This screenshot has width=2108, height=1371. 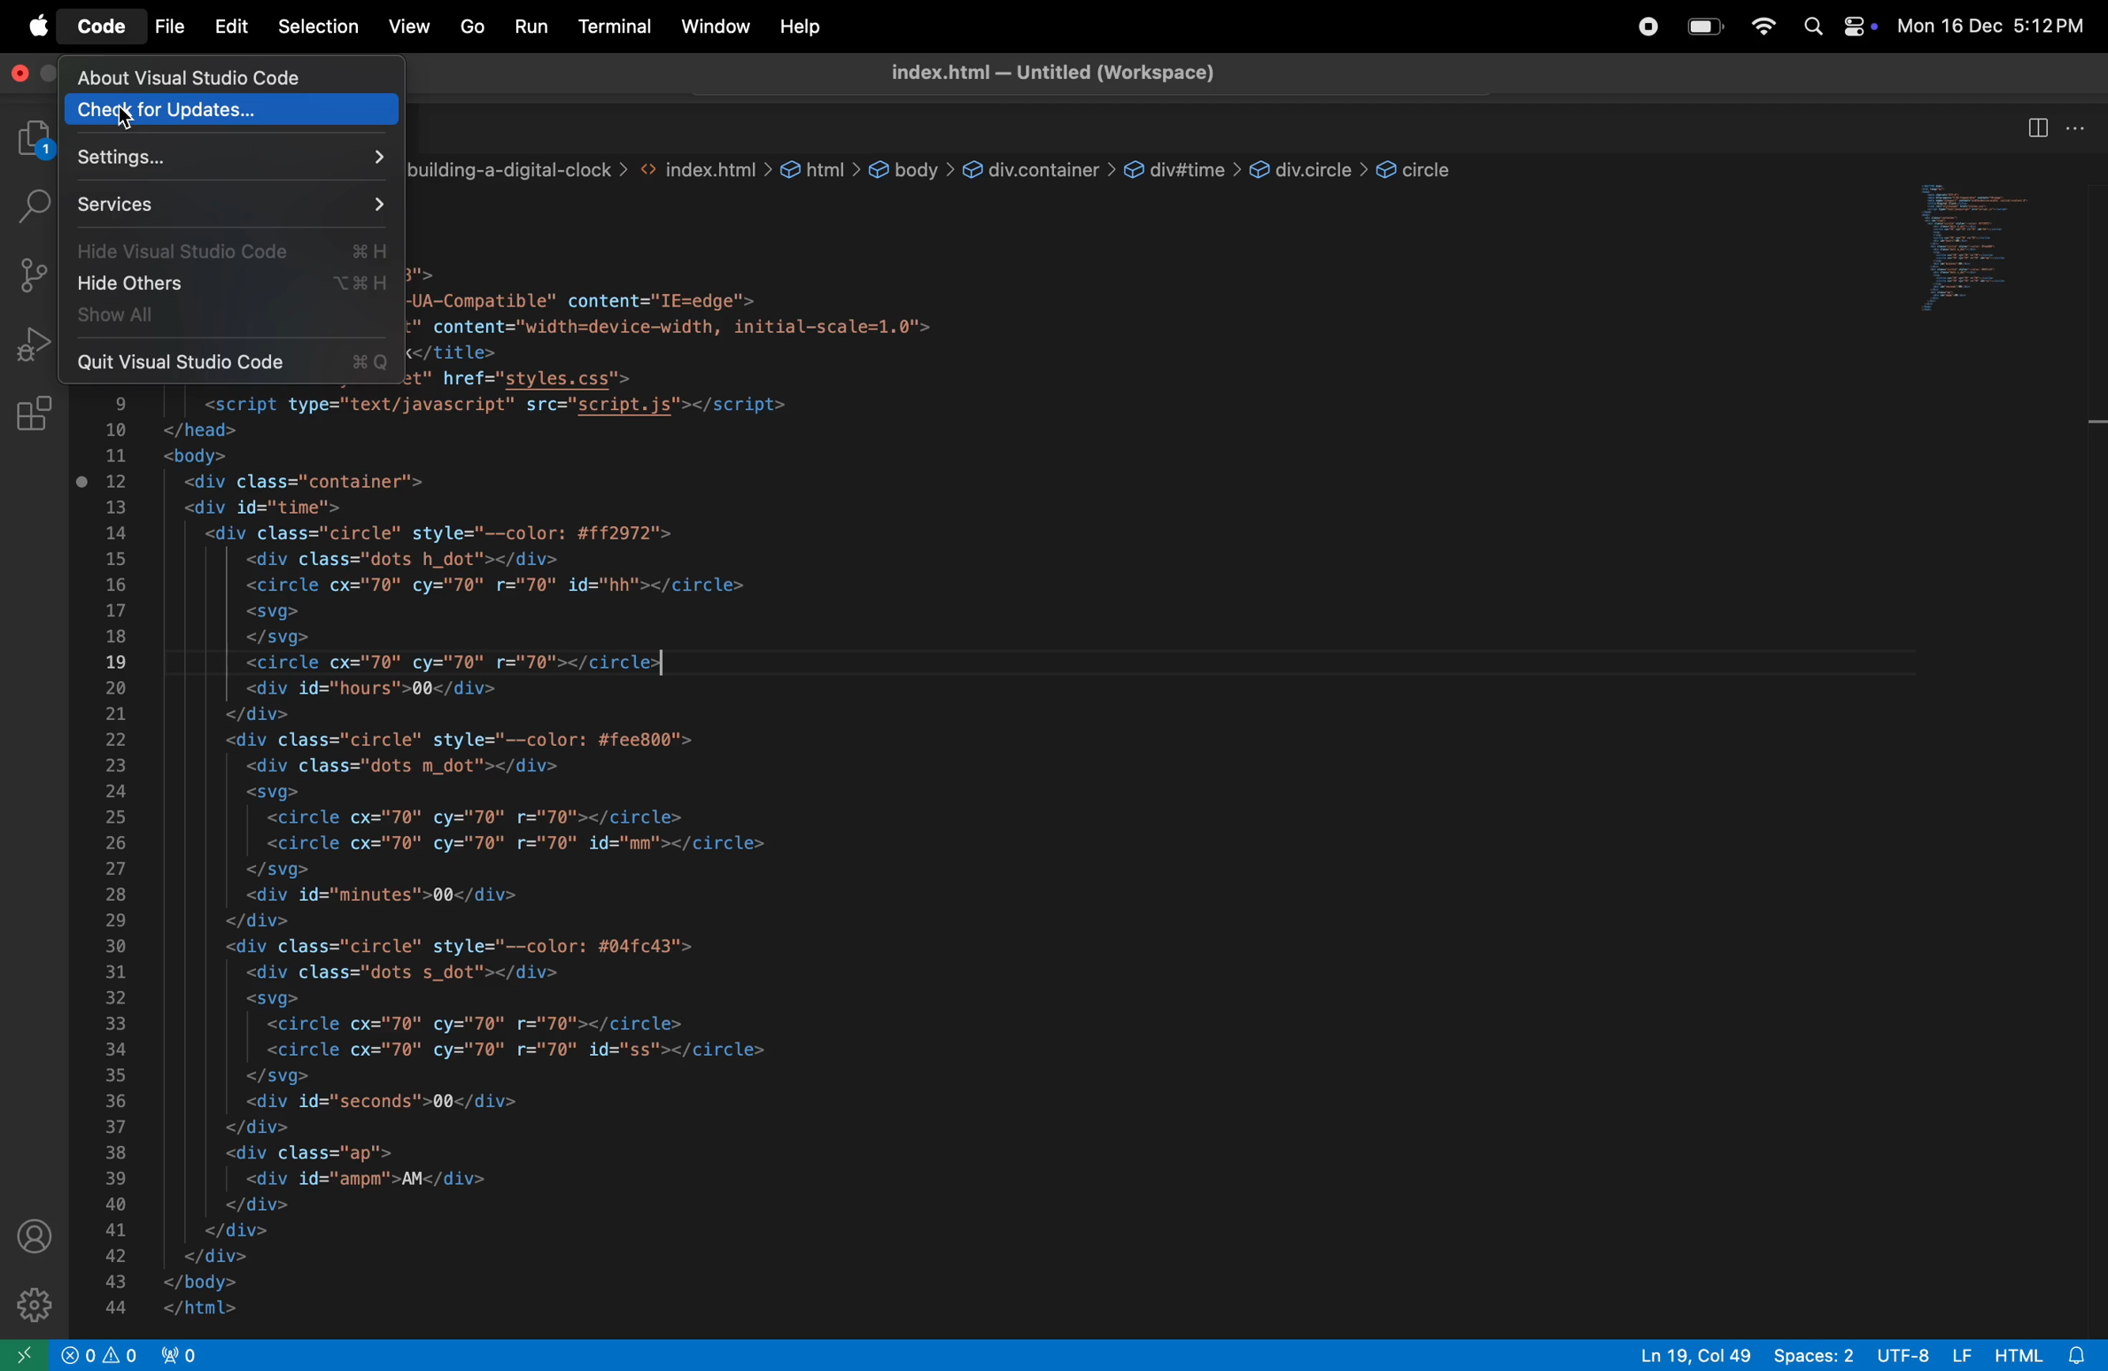 What do you see at coordinates (263, 714) in the screenshot?
I see `</div>` at bounding box center [263, 714].